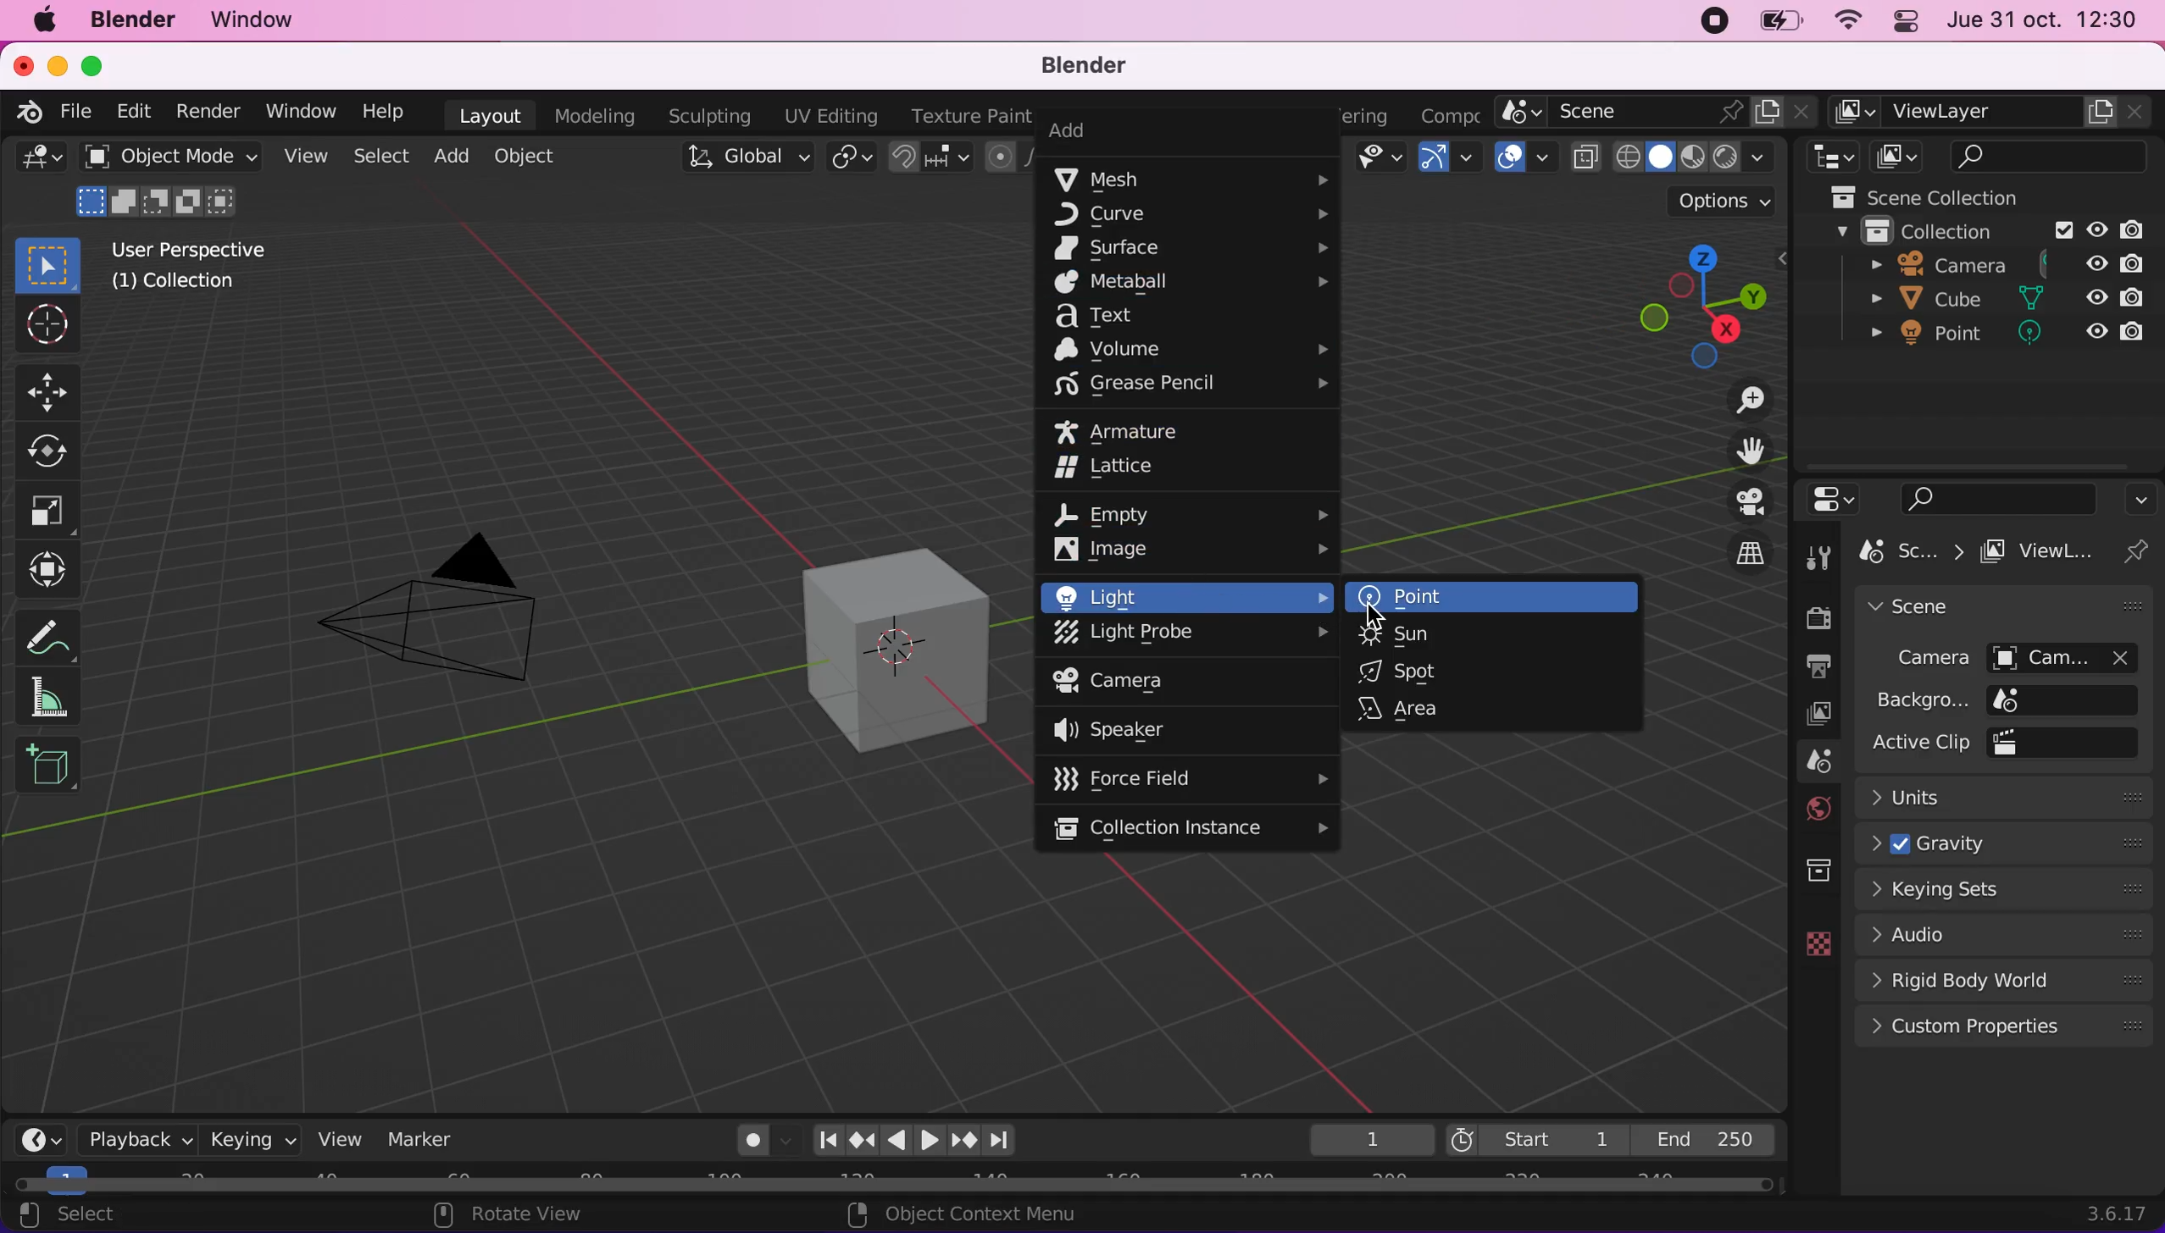  I want to click on Play animation, so click(931, 1144).